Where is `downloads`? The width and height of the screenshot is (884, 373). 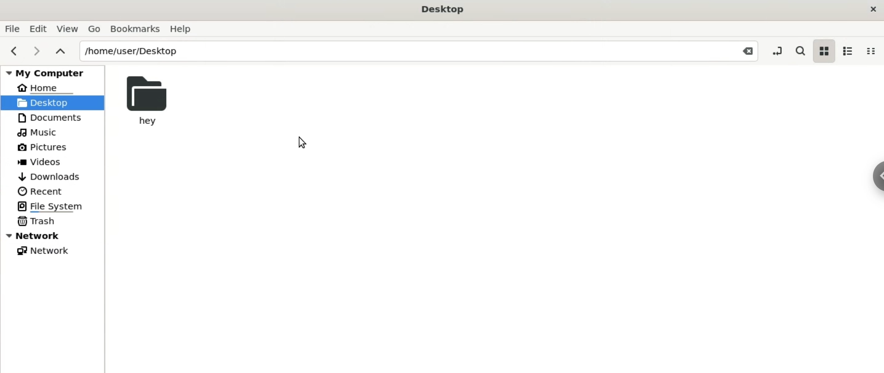 downloads is located at coordinates (52, 176).